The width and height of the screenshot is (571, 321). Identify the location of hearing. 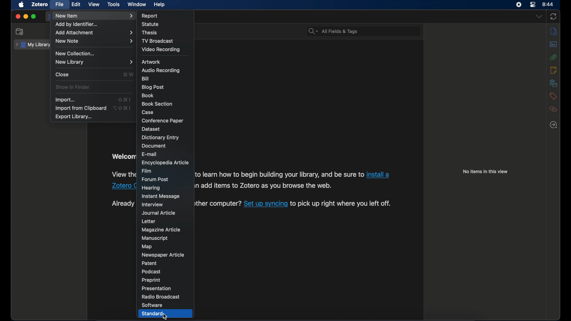
(151, 188).